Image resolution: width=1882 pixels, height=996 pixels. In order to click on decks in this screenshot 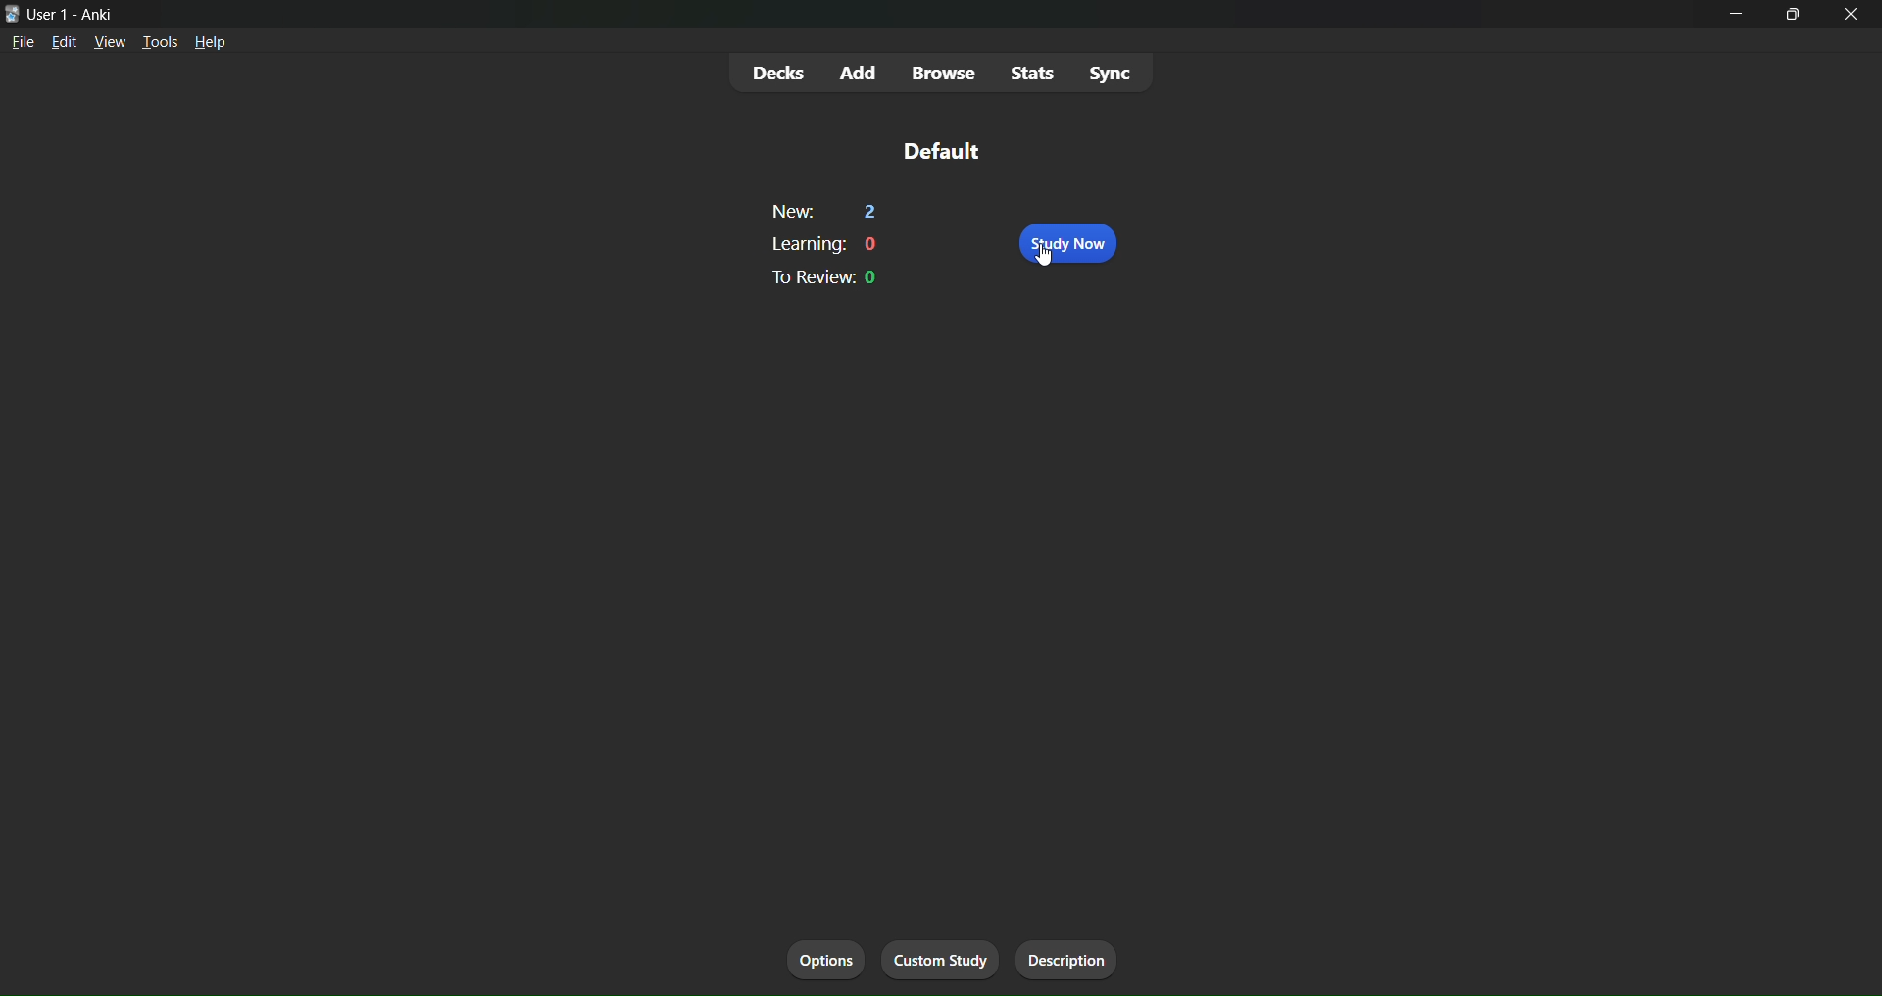, I will do `click(777, 73)`.